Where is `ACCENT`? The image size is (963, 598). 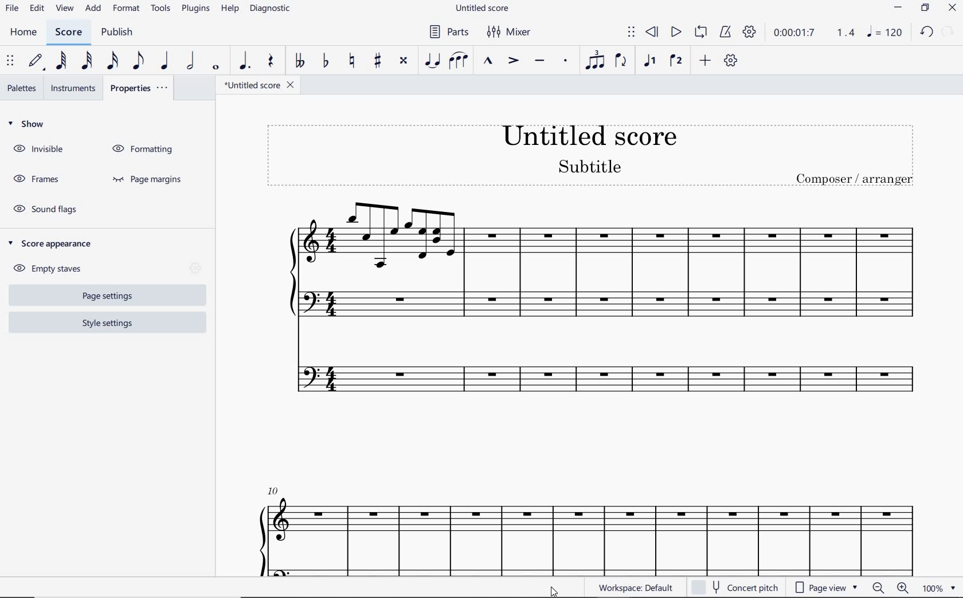
ACCENT is located at coordinates (513, 61).